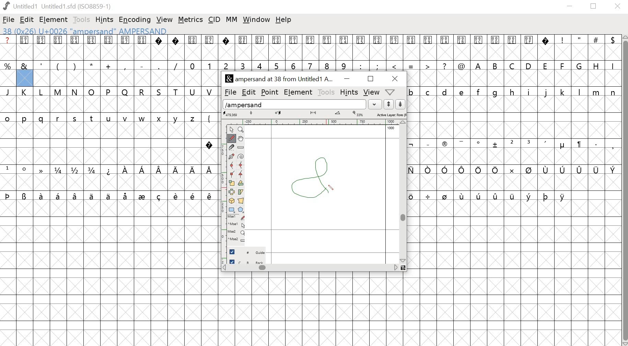 The width and height of the screenshot is (628, 346). What do you see at coordinates (314, 177) in the screenshot?
I see `drawing glyphy` at bounding box center [314, 177].